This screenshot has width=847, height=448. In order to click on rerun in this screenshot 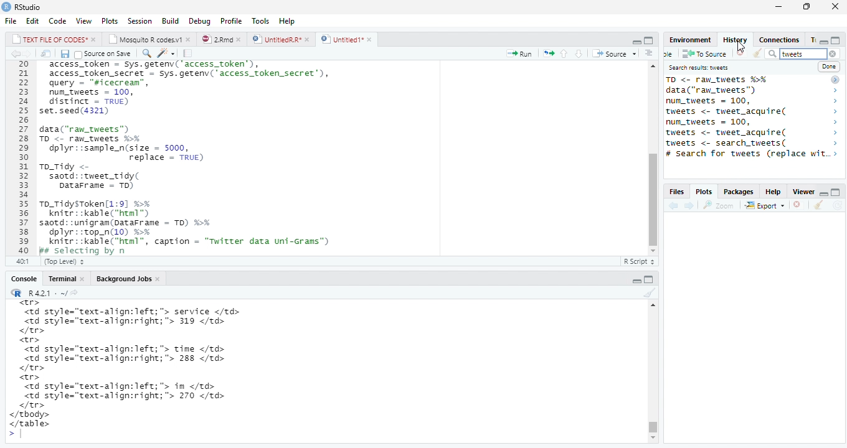, I will do `click(550, 52)`.